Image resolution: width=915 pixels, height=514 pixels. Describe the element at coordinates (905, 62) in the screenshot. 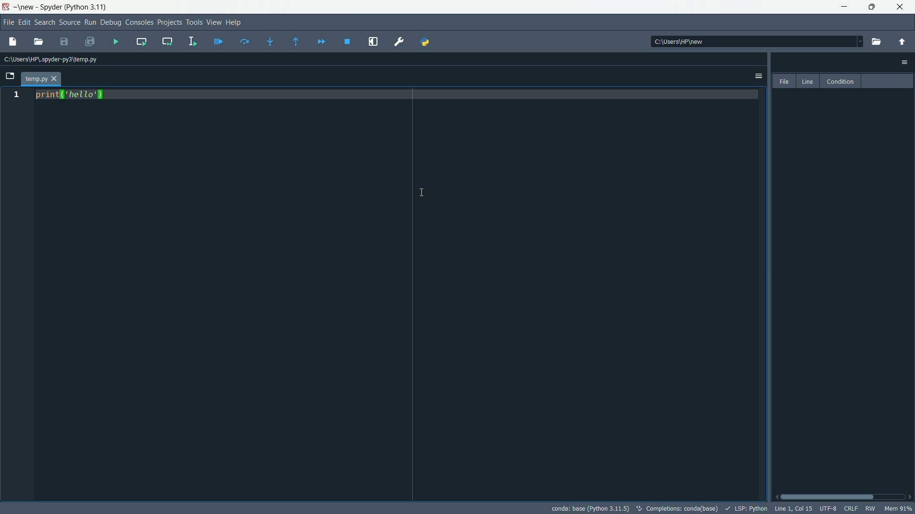

I see `plots settings` at that location.